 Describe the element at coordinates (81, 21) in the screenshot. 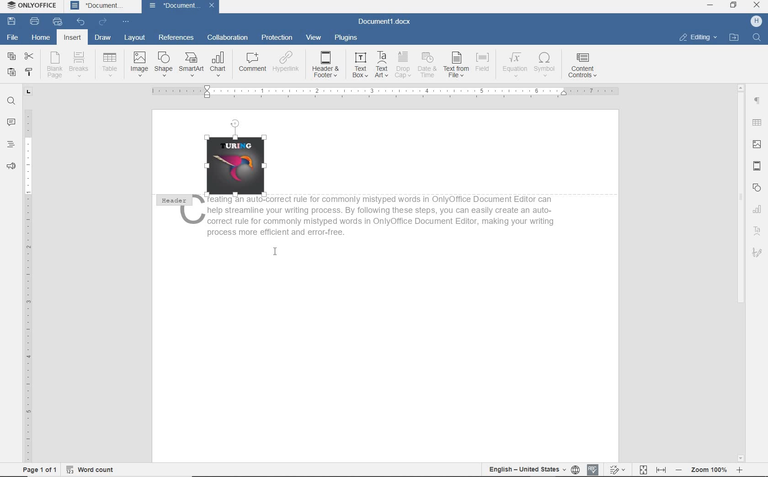

I see `UNDO` at that location.